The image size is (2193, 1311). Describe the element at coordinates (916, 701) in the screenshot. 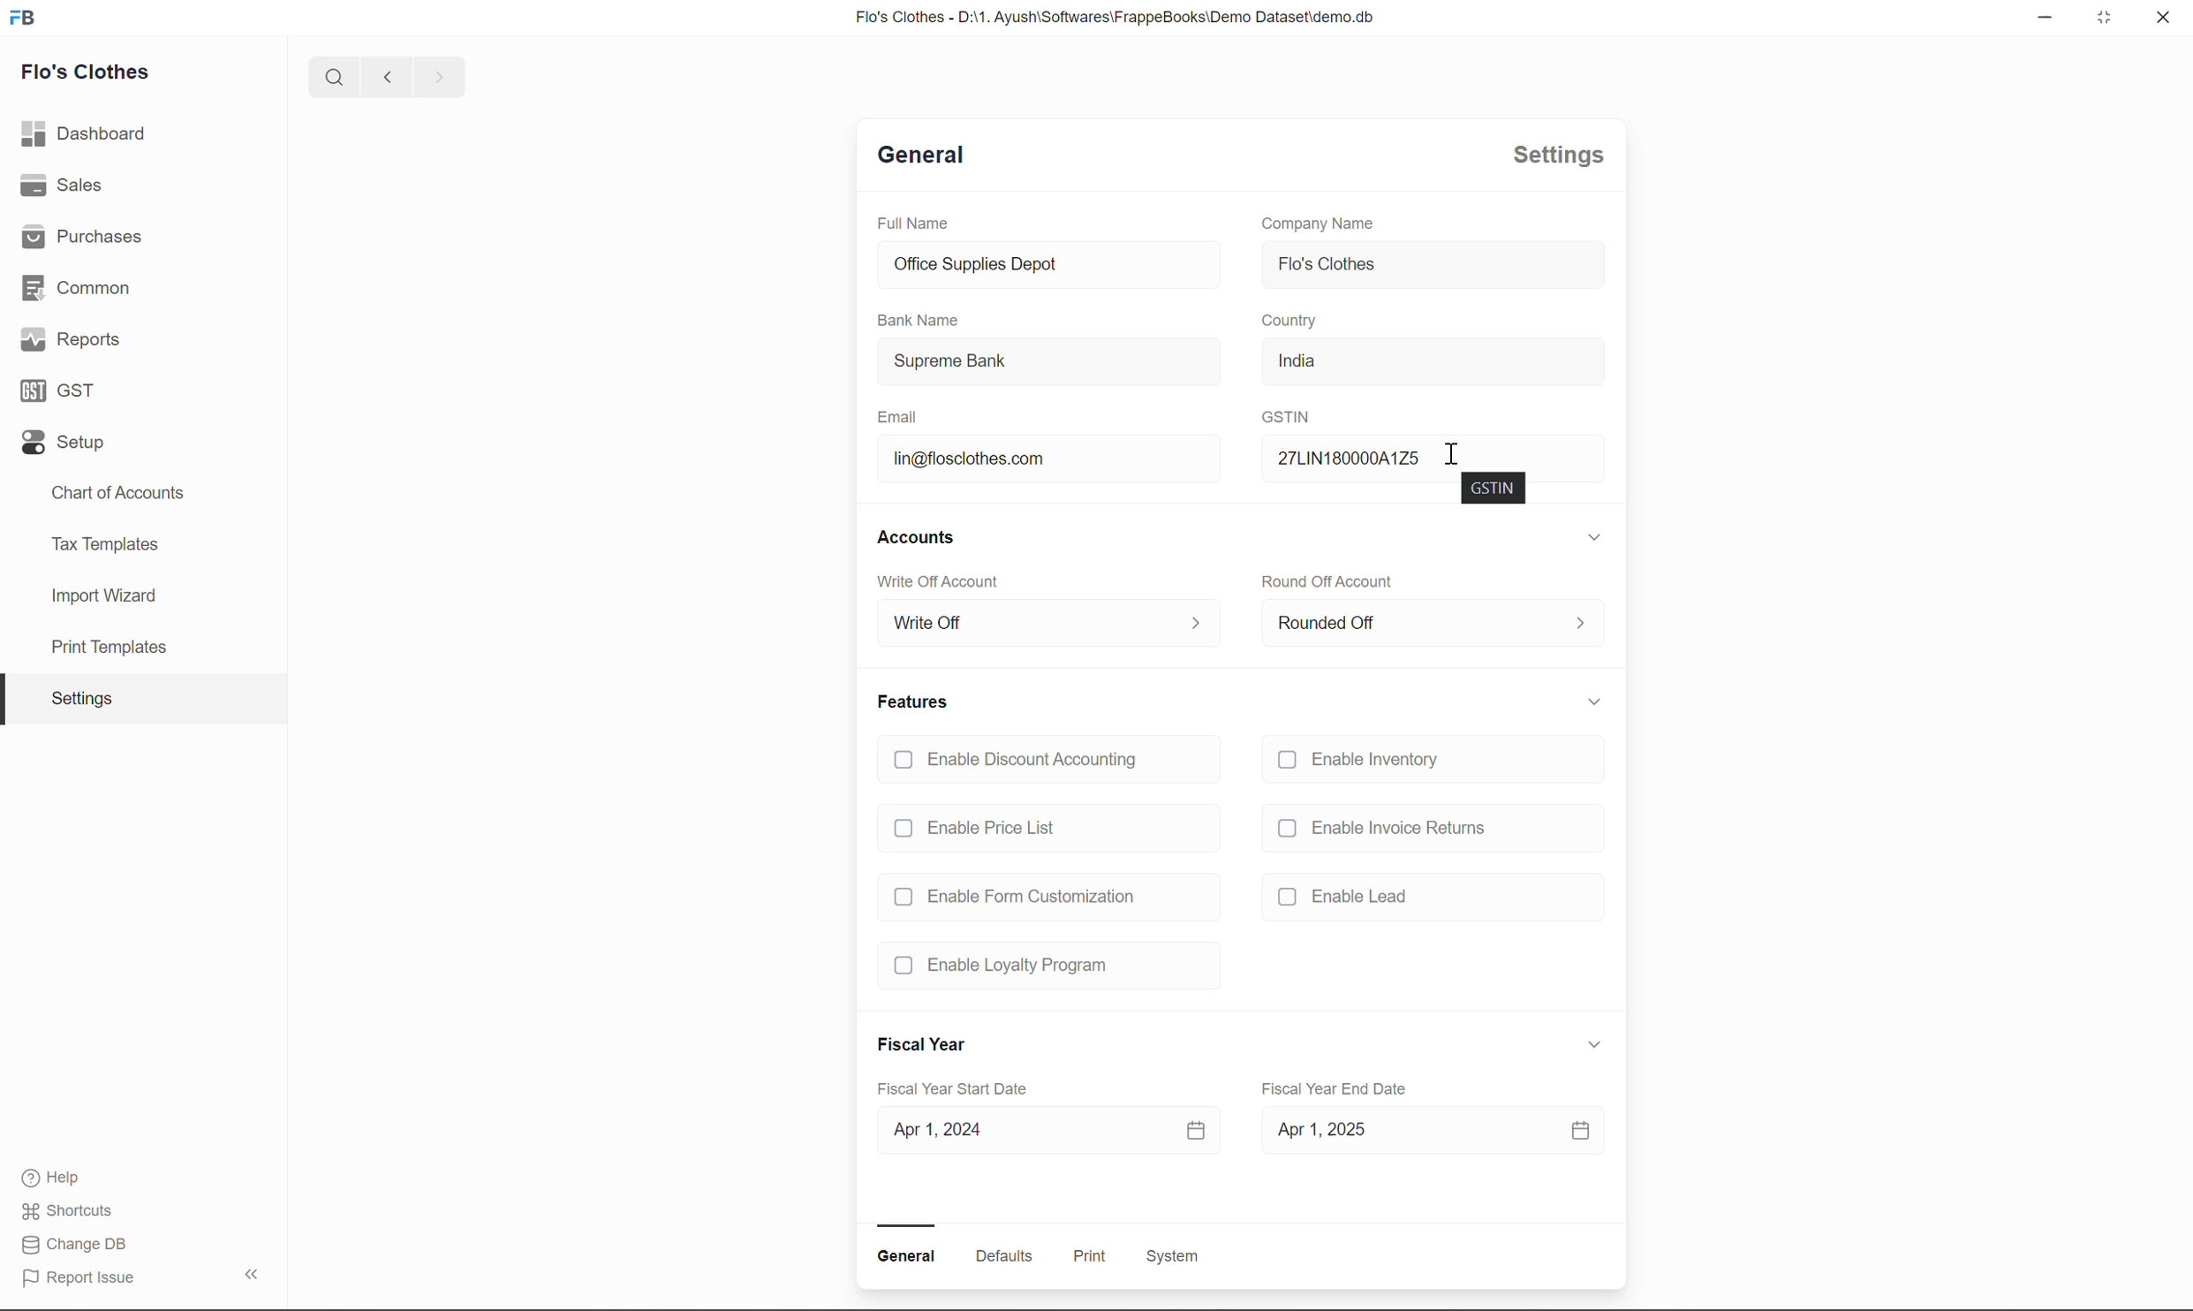

I see `Features` at that location.